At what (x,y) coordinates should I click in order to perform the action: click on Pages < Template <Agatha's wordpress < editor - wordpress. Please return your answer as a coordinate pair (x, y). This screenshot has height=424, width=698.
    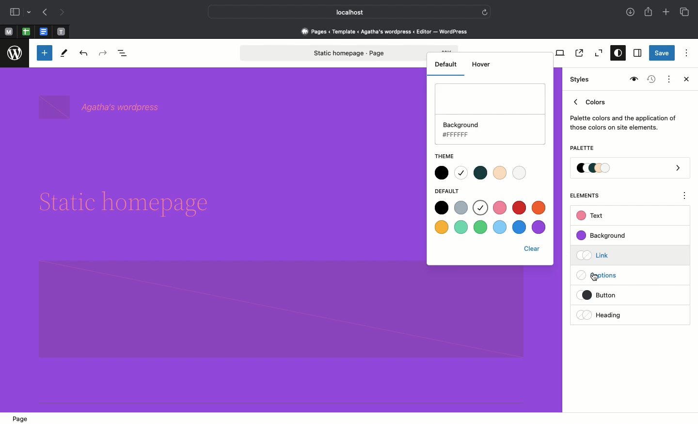
    Looking at the image, I should click on (388, 31).